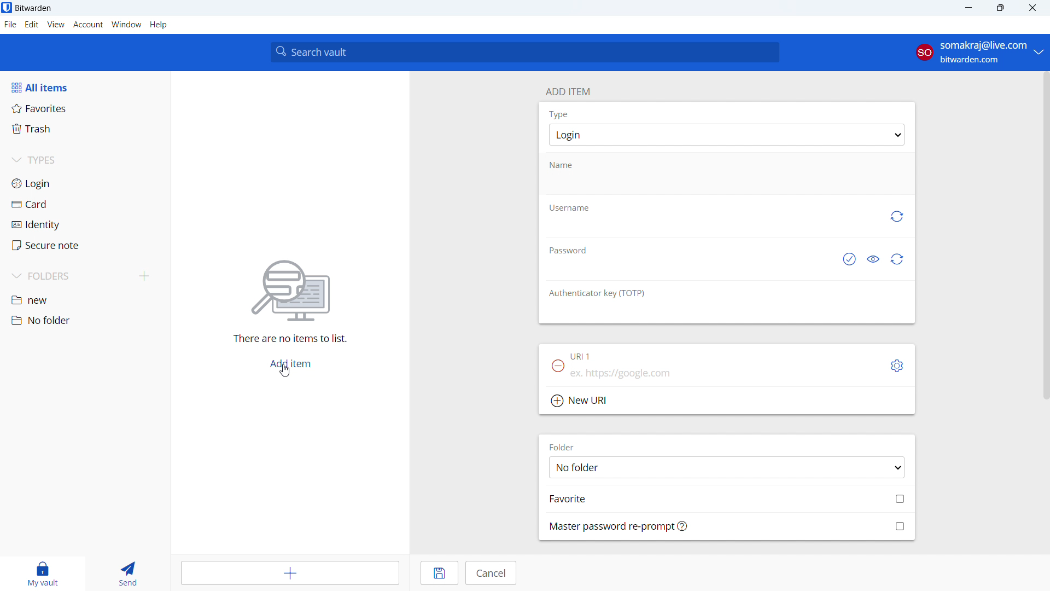  I want to click on edit, so click(32, 25).